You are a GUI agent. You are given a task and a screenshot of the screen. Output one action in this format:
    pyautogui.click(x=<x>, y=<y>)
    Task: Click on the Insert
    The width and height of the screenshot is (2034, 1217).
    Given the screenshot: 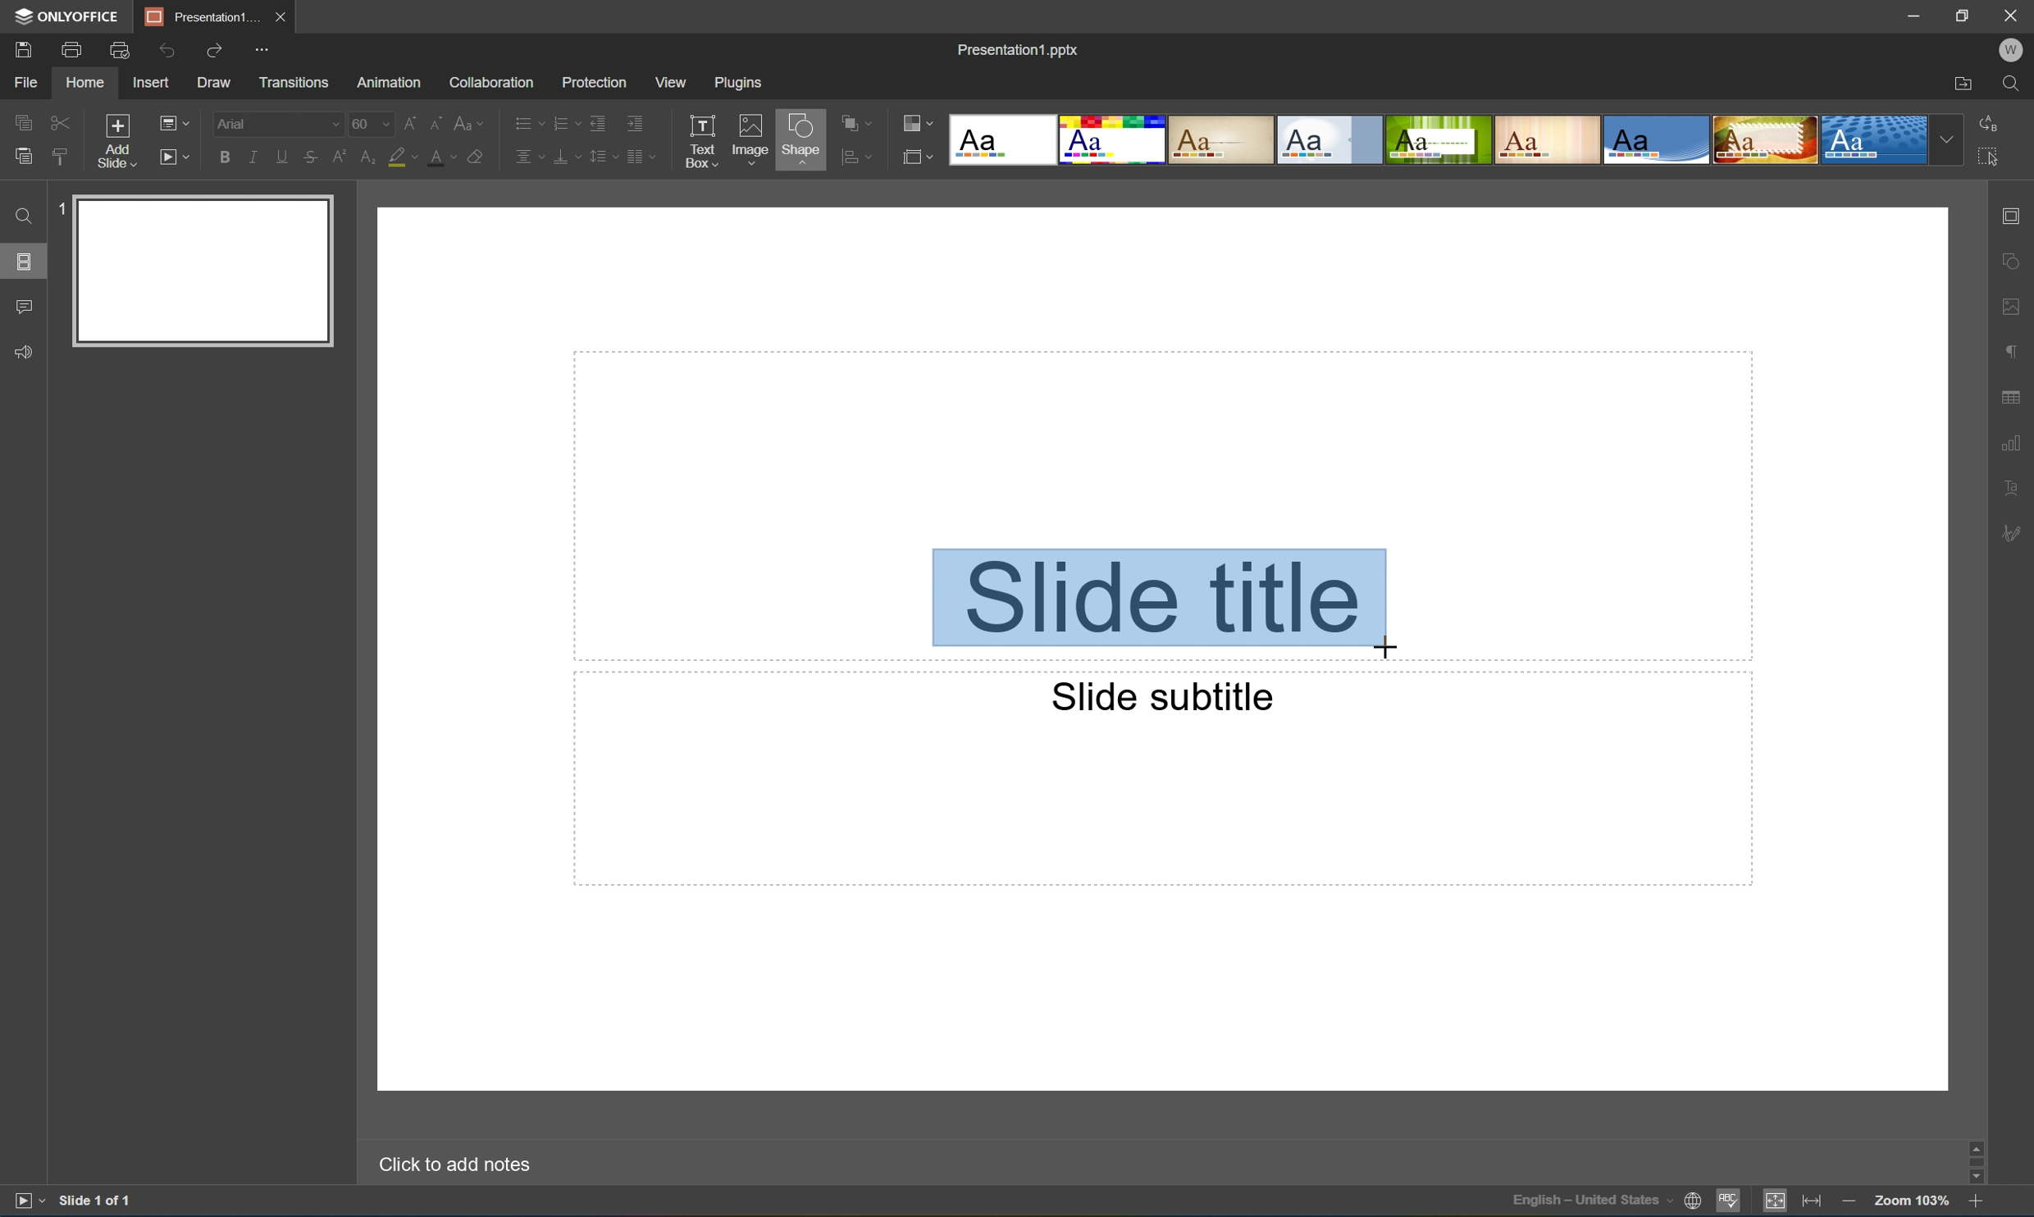 What is the action you would take?
    pyautogui.click(x=154, y=84)
    